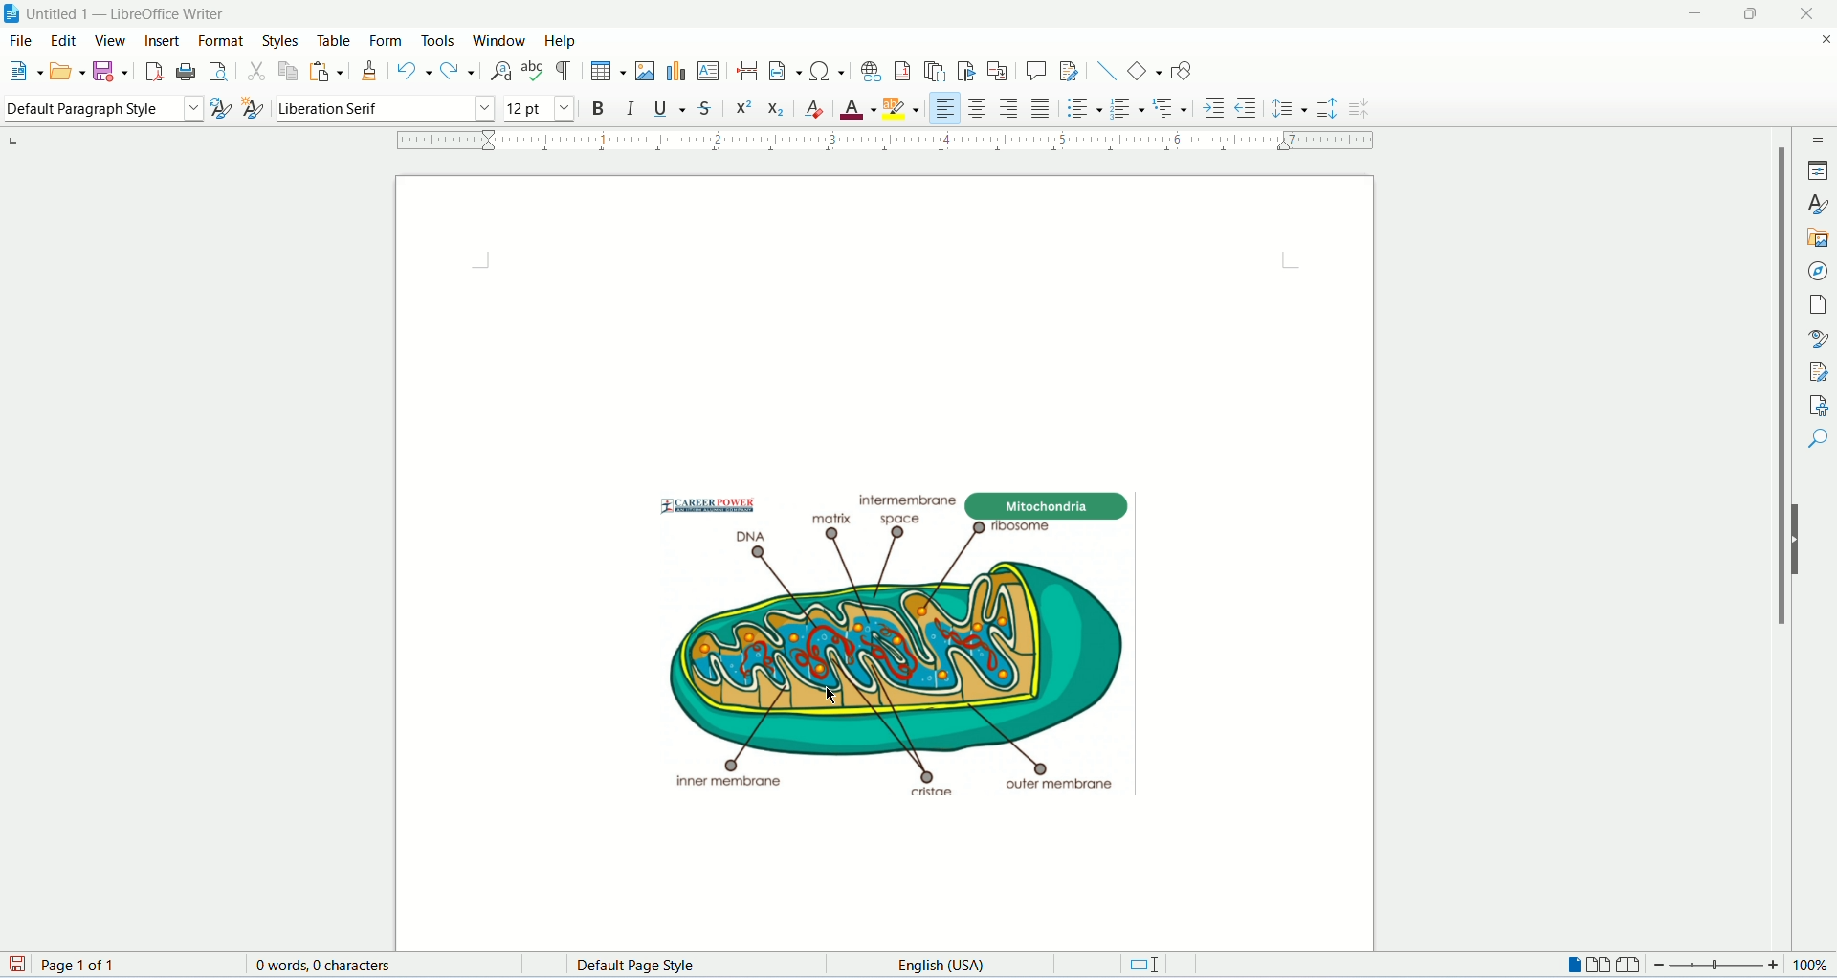  I want to click on maximize, so click(1755, 14).